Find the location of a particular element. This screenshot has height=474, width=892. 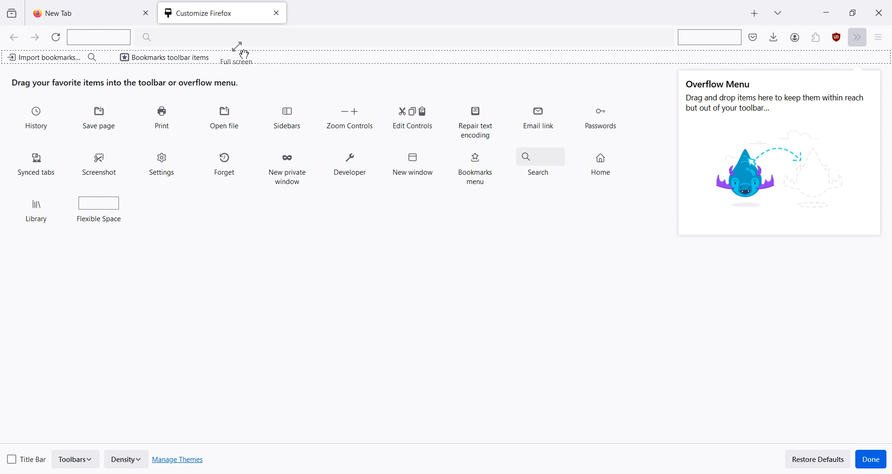

Import bookmark is located at coordinates (44, 56).